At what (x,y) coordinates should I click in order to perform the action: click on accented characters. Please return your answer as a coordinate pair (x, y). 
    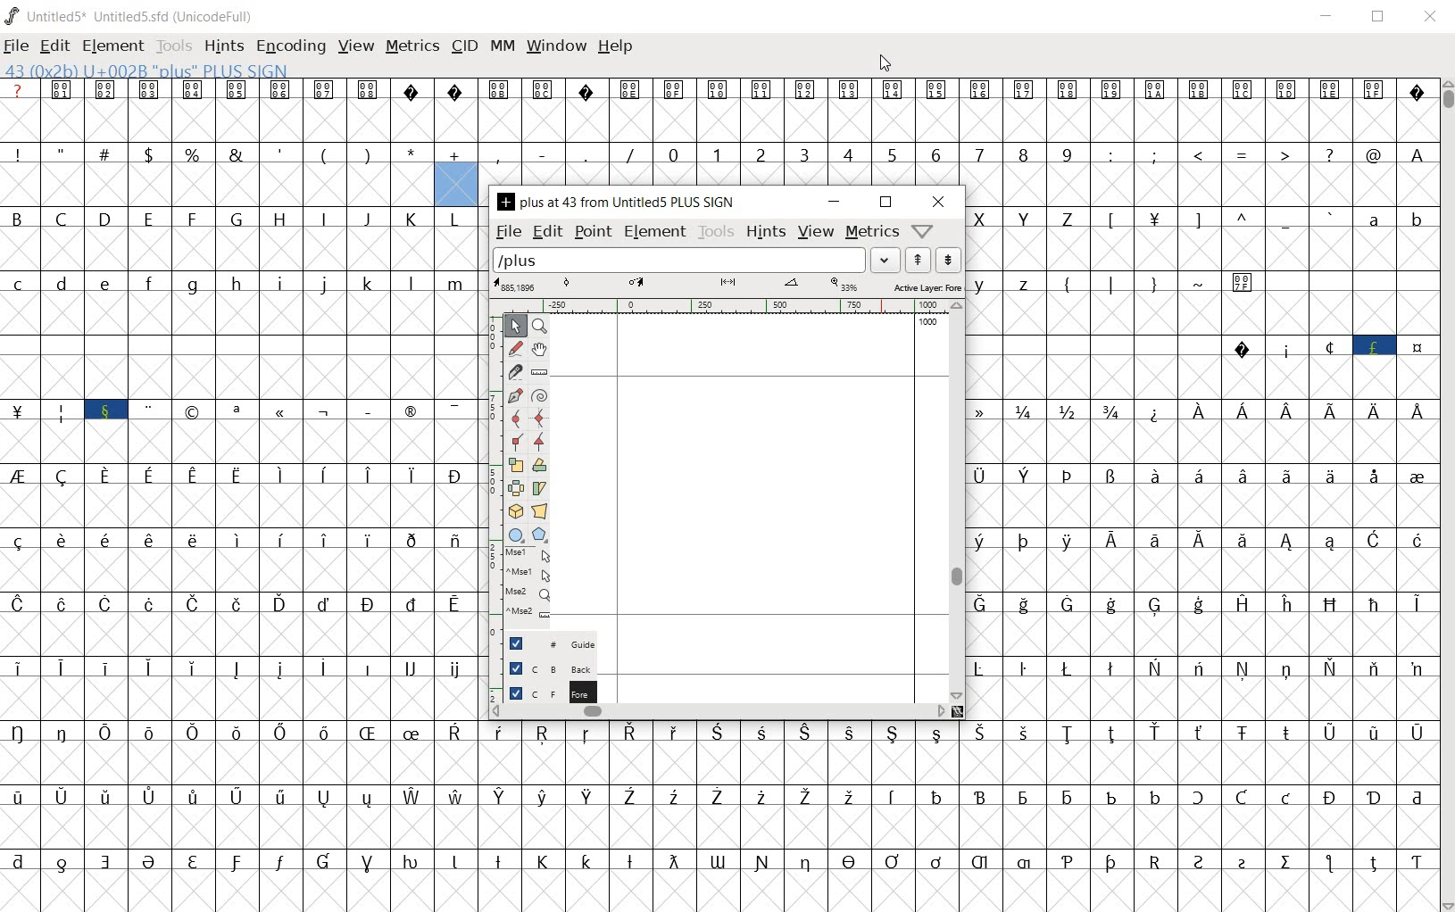
    Looking at the image, I should click on (353, 753).